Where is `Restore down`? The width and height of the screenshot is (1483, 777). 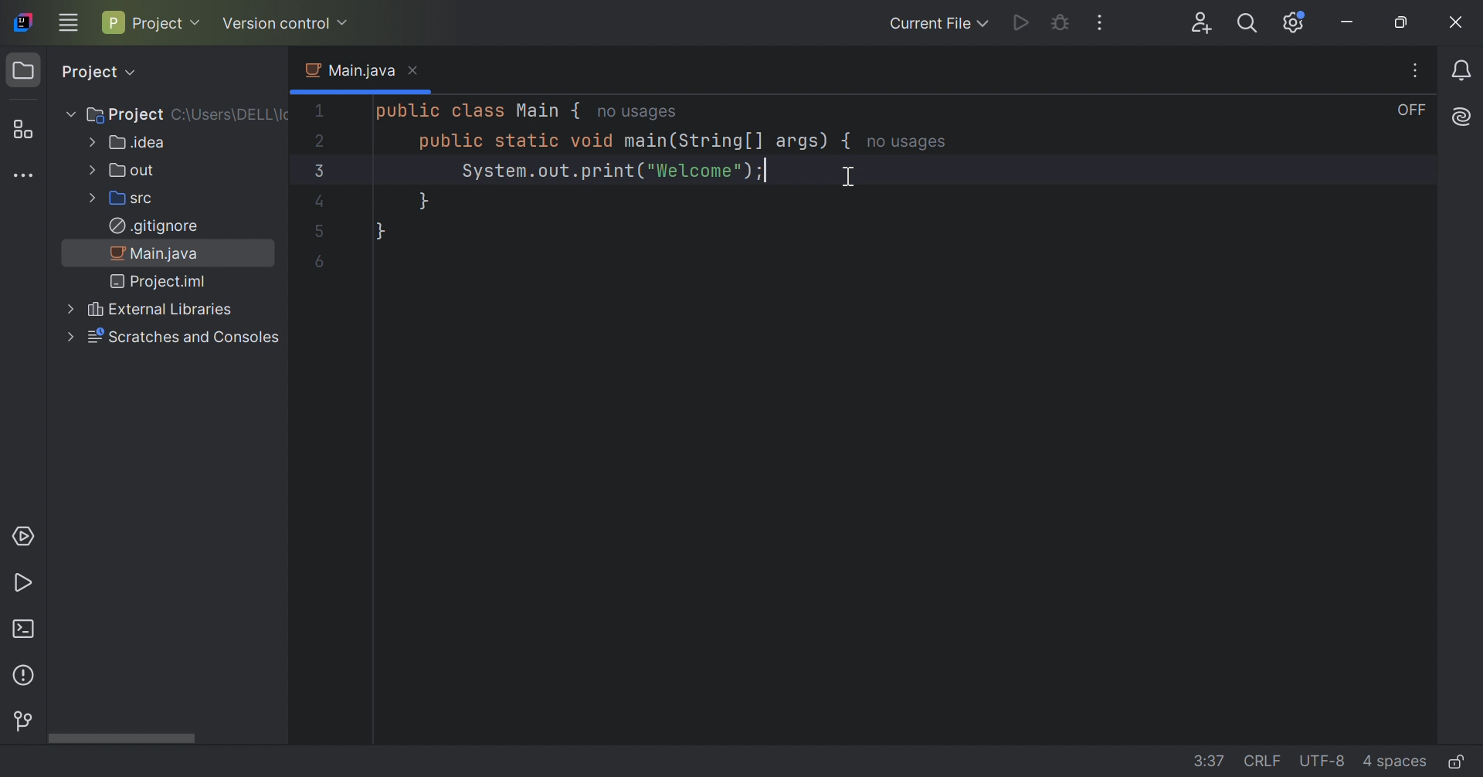 Restore down is located at coordinates (1402, 23).